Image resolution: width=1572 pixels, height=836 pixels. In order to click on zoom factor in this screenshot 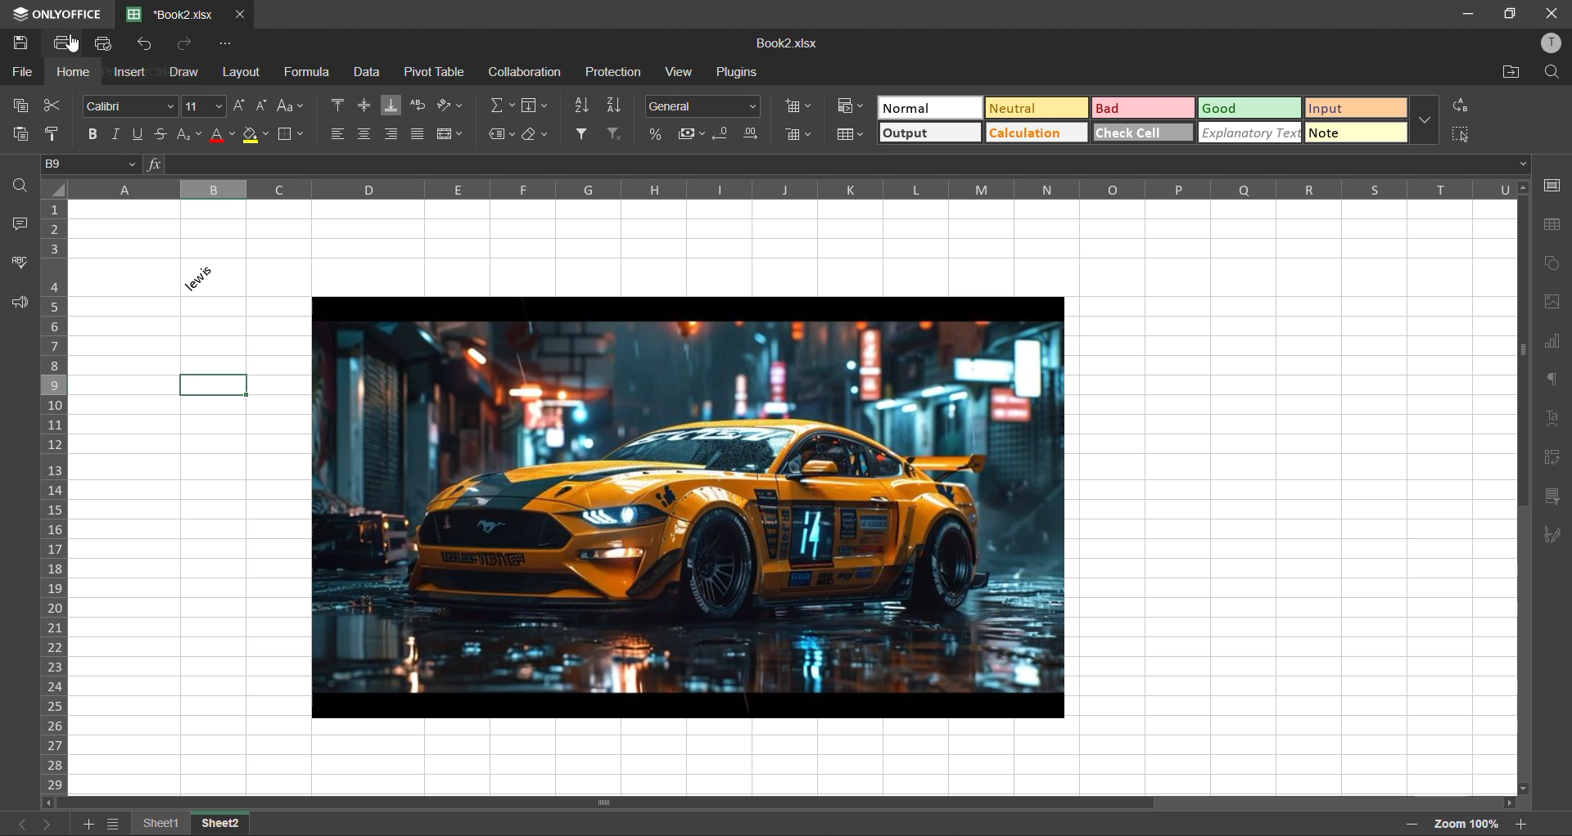, I will do `click(1469, 824)`.